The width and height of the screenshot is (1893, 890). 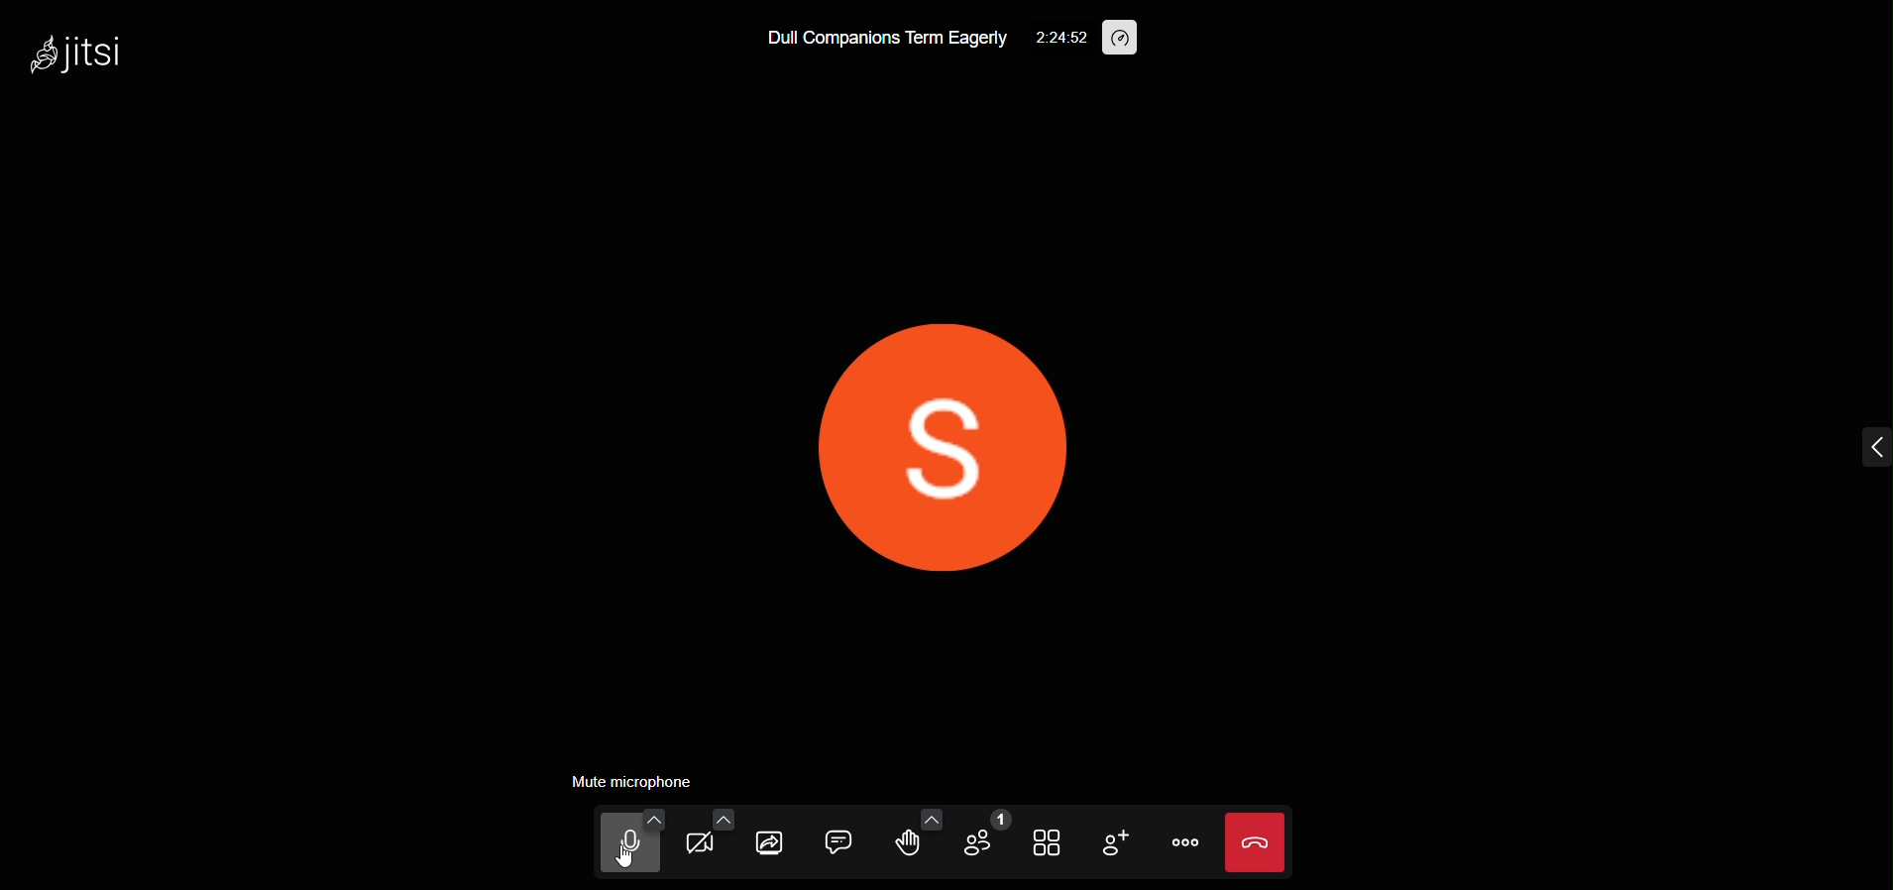 What do you see at coordinates (982, 839) in the screenshot?
I see `participants` at bounding box center [982, 839].